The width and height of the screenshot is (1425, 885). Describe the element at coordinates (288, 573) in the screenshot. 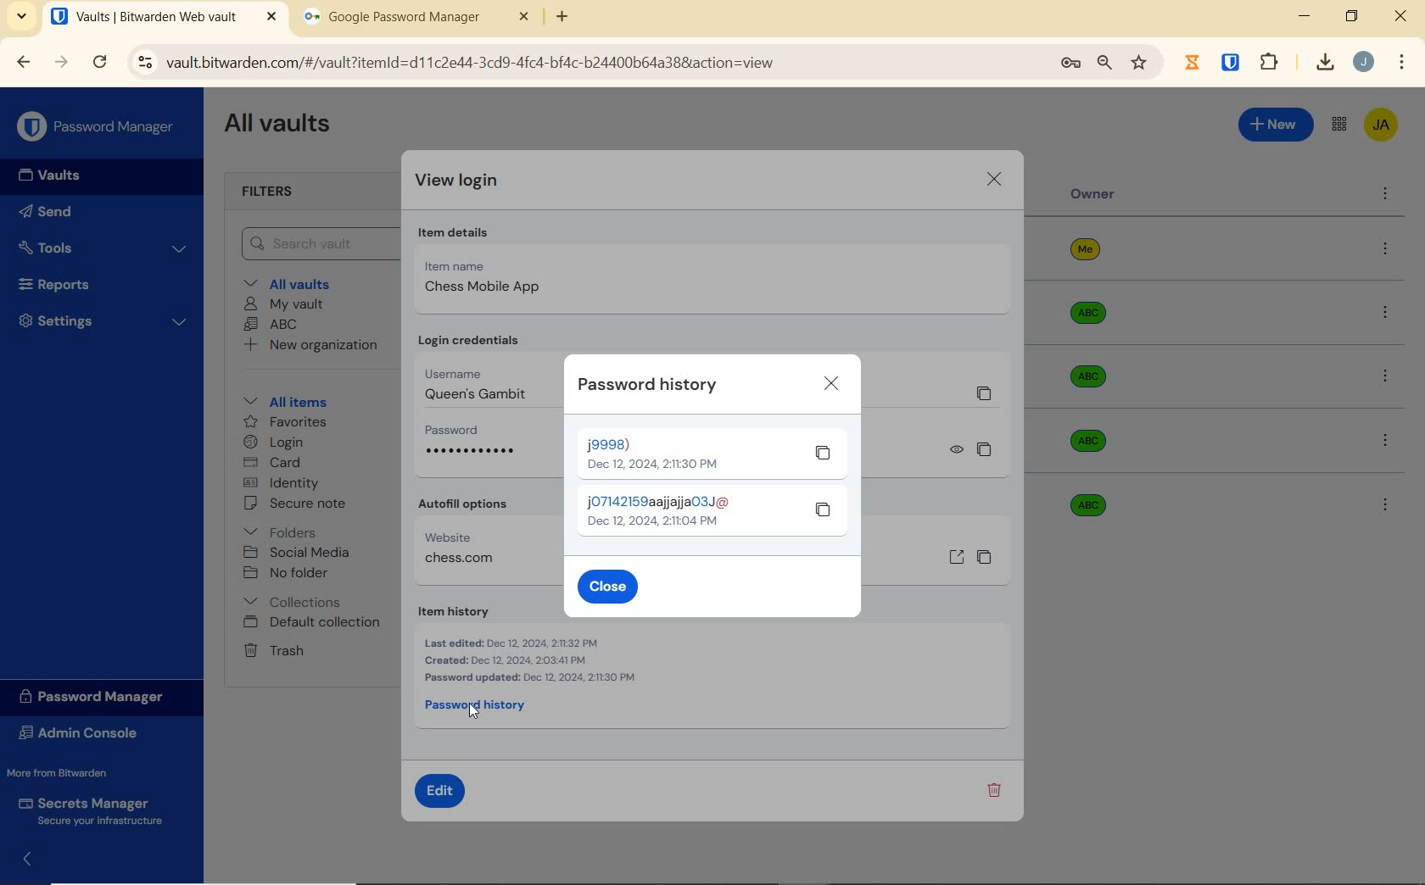

I see `No folder` at that location.